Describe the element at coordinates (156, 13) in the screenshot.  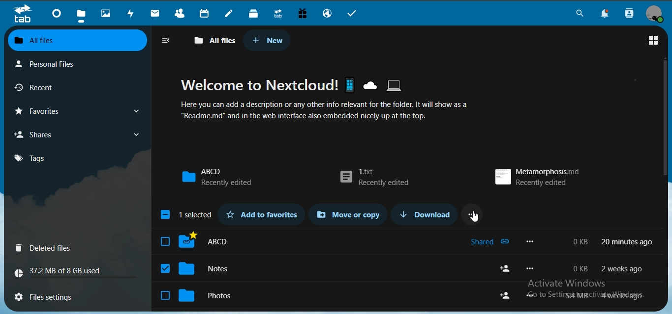
I see `mail` at that location.